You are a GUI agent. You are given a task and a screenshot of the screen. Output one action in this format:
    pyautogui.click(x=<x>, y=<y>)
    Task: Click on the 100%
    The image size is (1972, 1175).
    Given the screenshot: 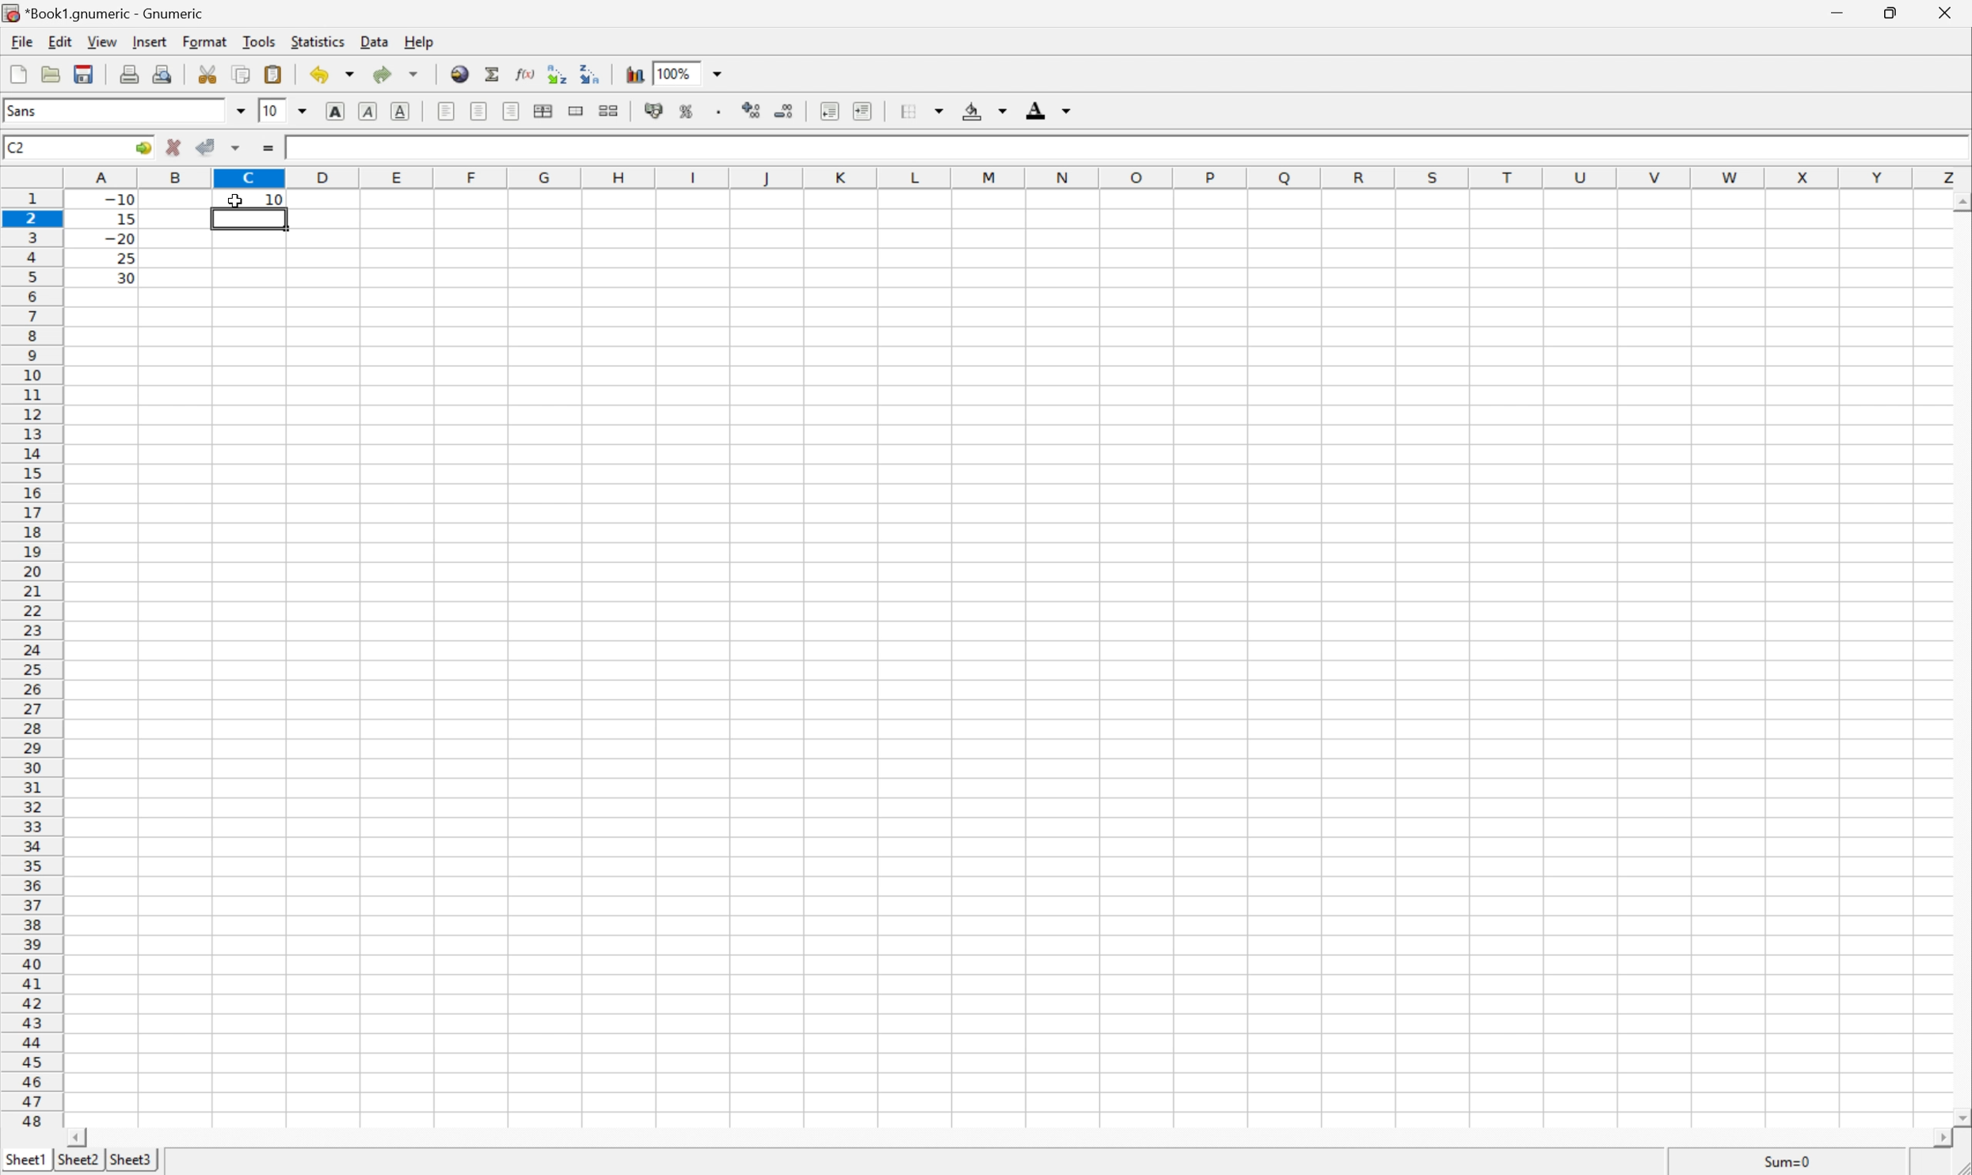 What is the action you would take?
    pyautogui.click(x=677, y=72)
    